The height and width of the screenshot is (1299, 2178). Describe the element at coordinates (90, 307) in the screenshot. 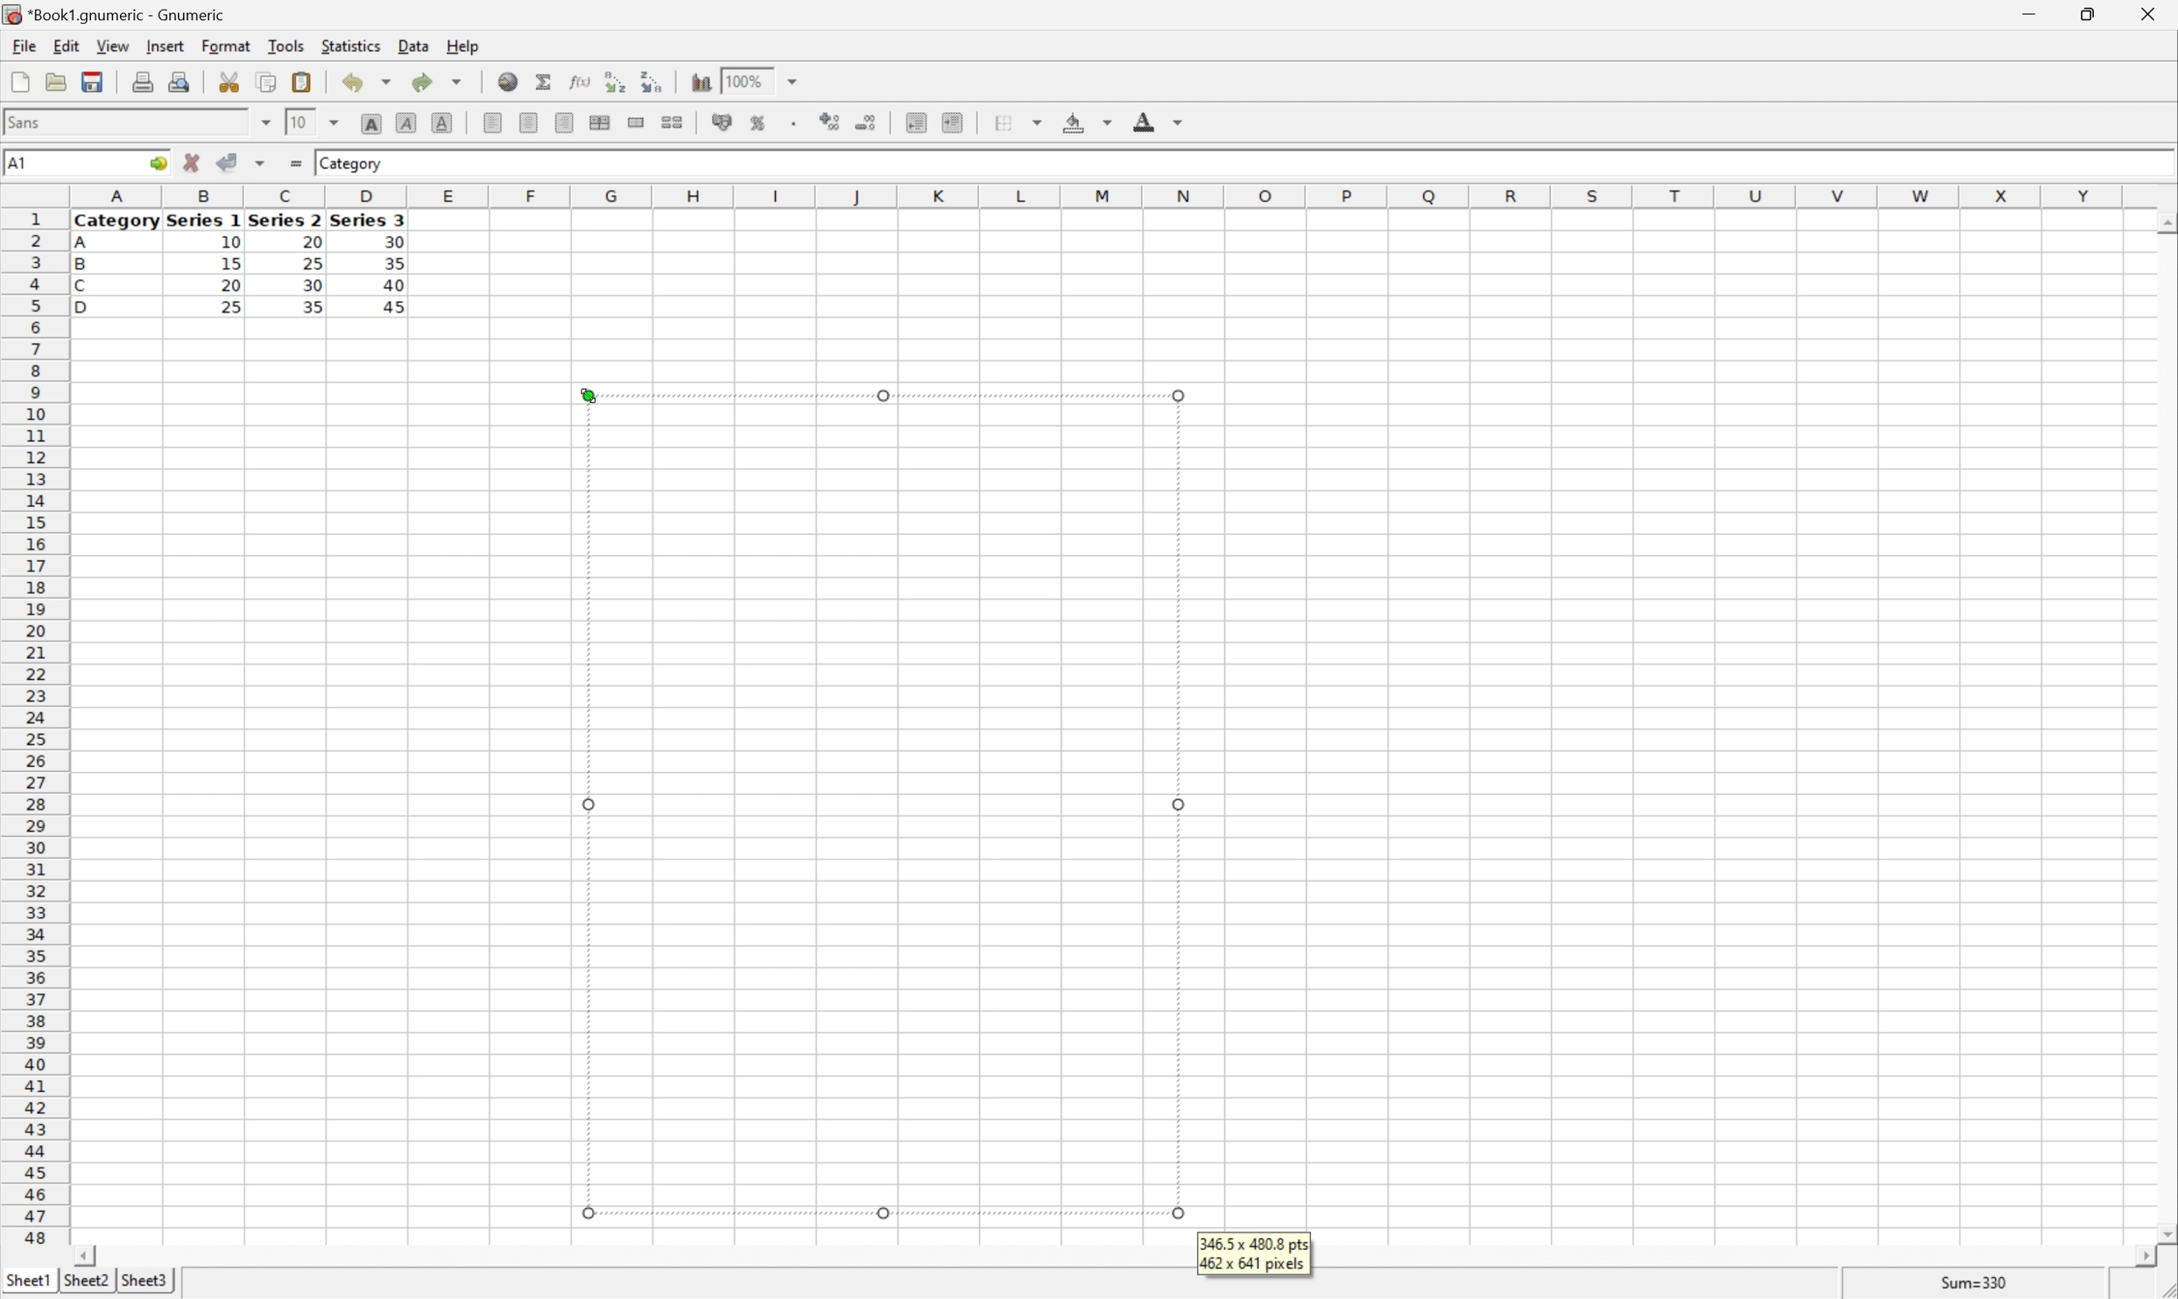

I see `D` at that location.